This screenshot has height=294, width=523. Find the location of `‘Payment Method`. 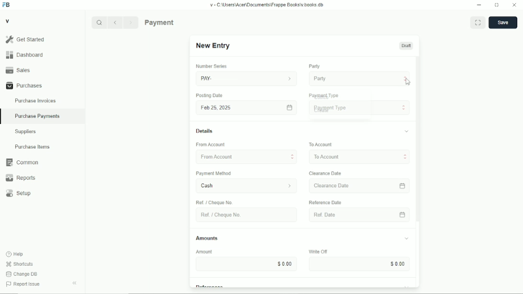

‘Payment Method is located at coordinates (217, 174).